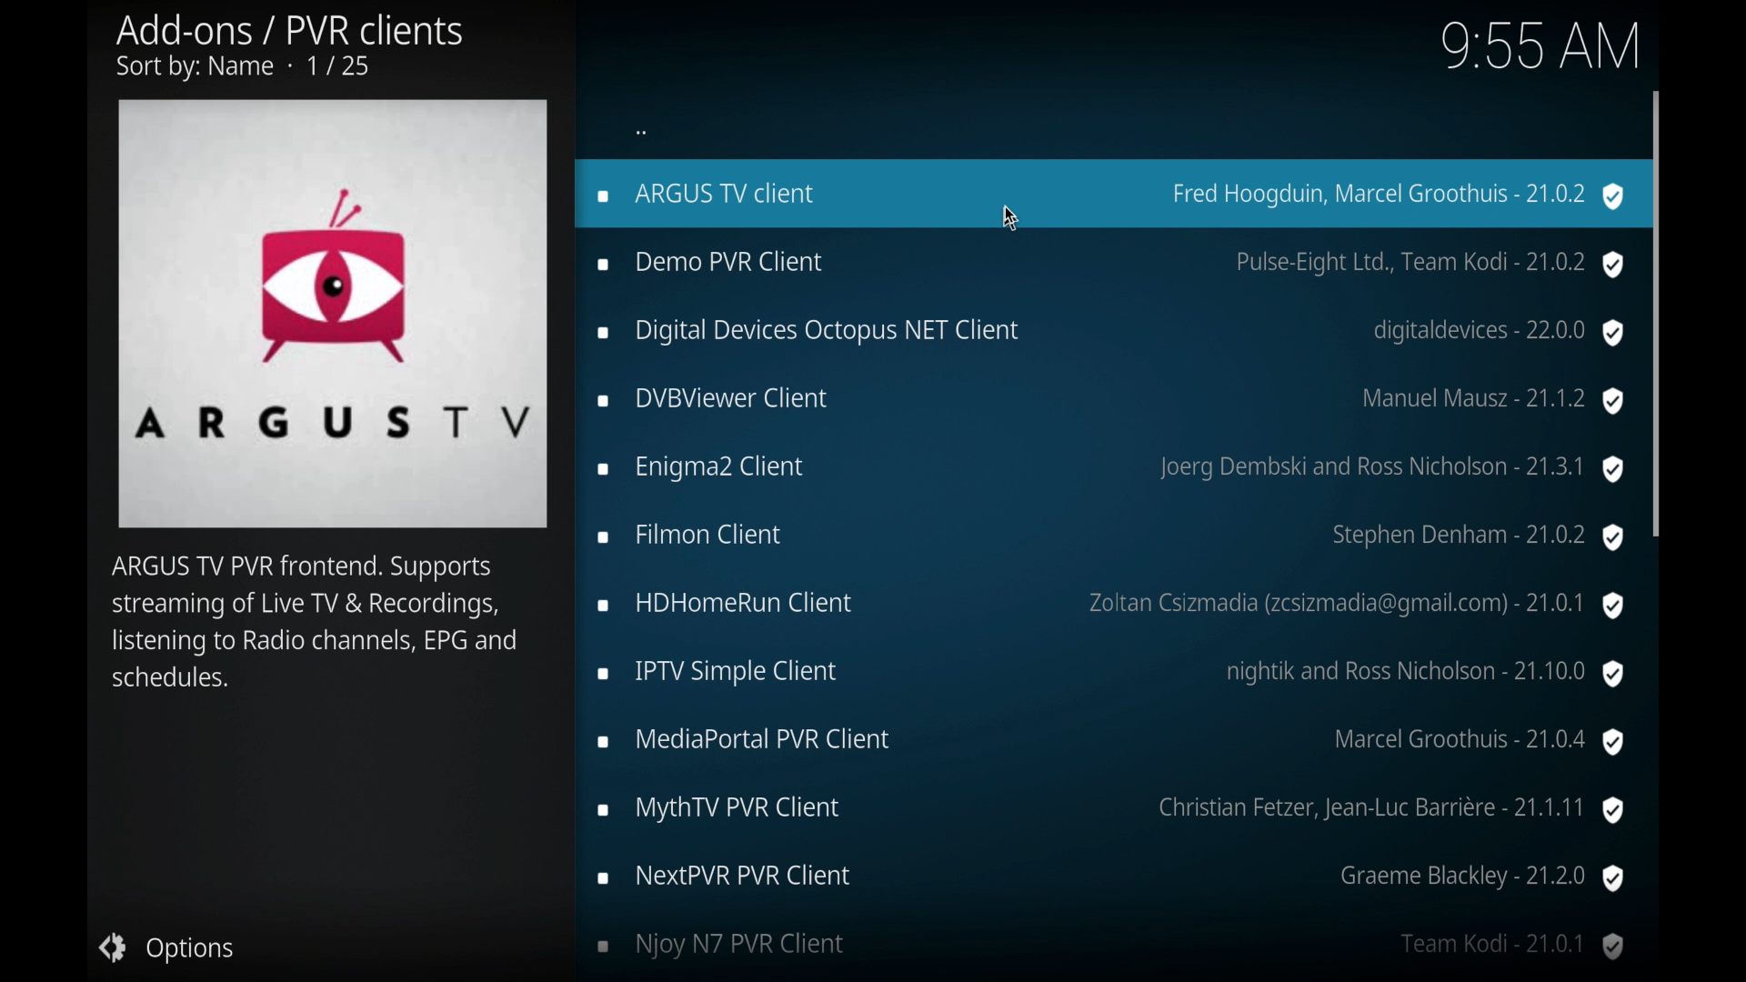 The width and height of the screenshot is (1746, 982). What do you see at coordinates (1109, 539) in the screenshot?
I see `filmon client` at bounding box center [1109, 539].